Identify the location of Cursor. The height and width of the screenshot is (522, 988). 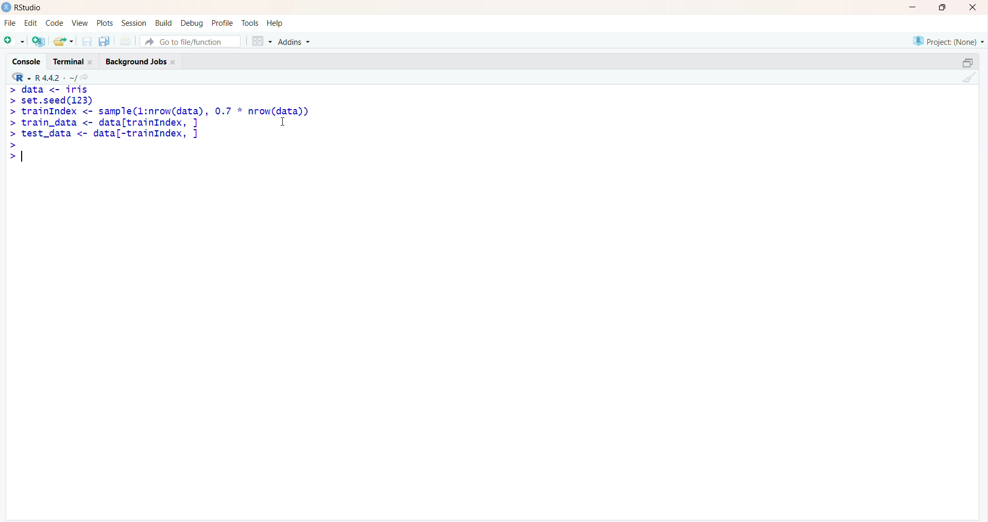
(287, 121).